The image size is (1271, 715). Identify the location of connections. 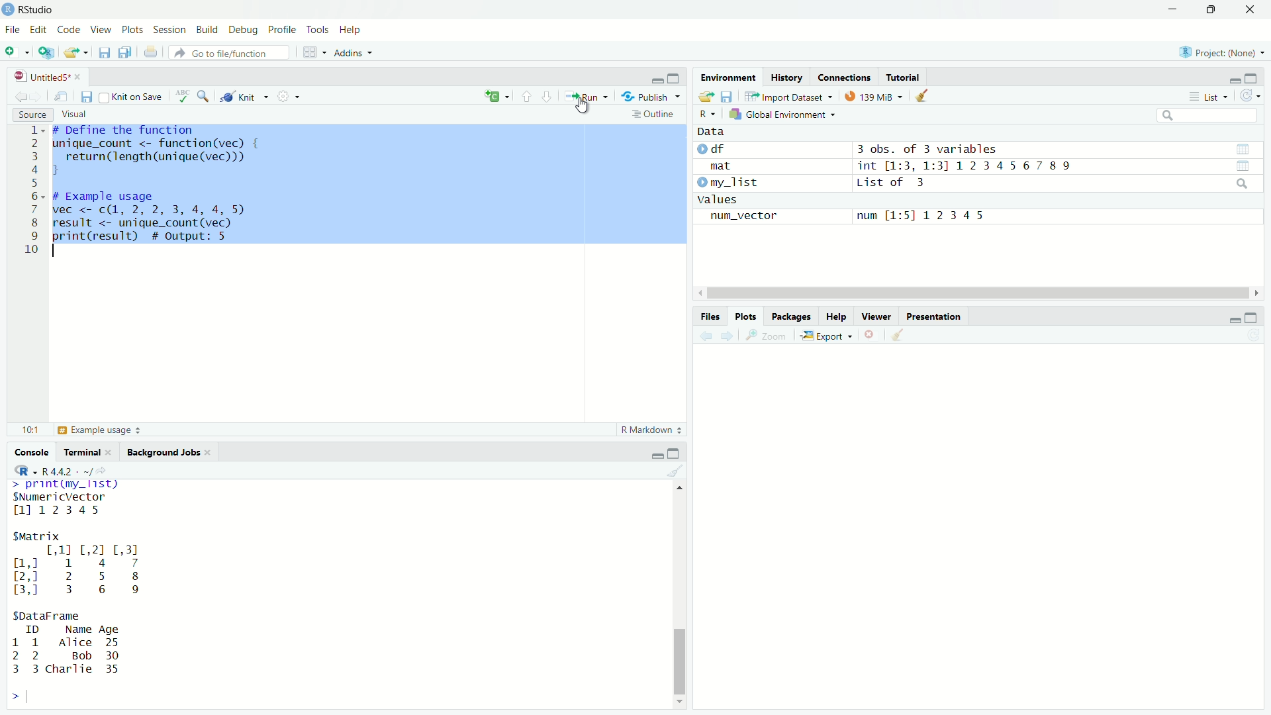
(844, 77).